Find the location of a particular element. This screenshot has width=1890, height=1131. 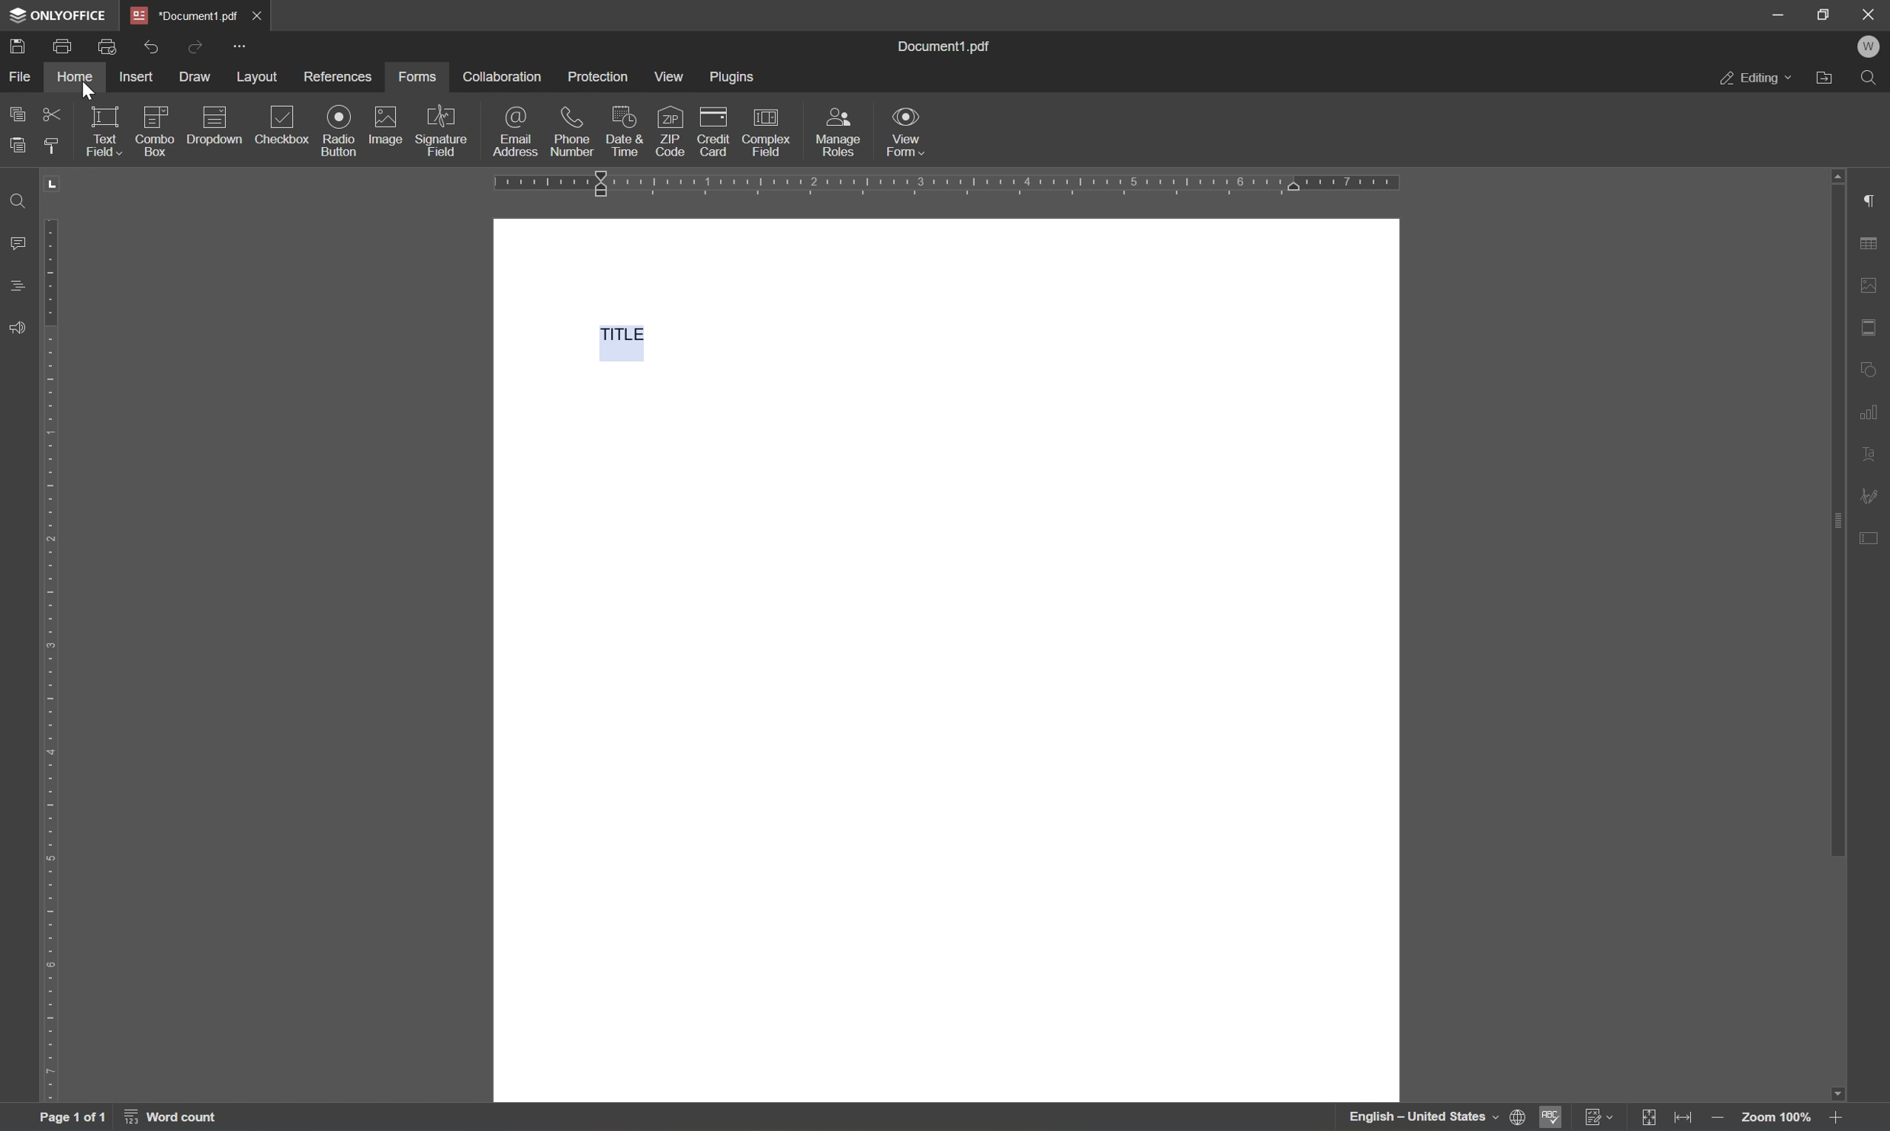

Zoom in is located at coordinates (1840, 1117).